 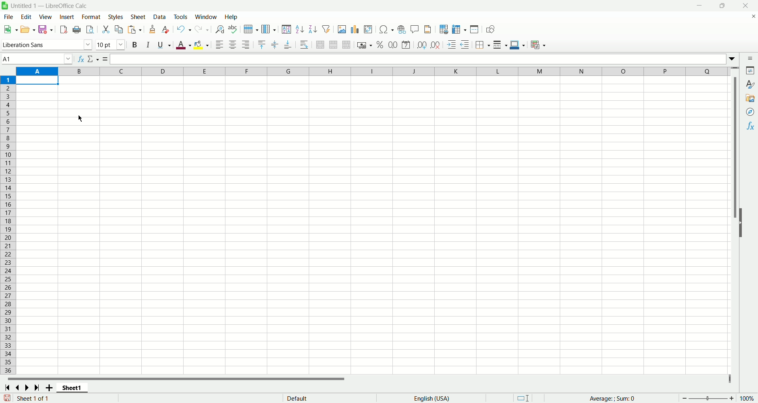 What do you see at coordinates (422, 45) in the screenshot?
I see `add decimal place` at bounding box center [422, 45].